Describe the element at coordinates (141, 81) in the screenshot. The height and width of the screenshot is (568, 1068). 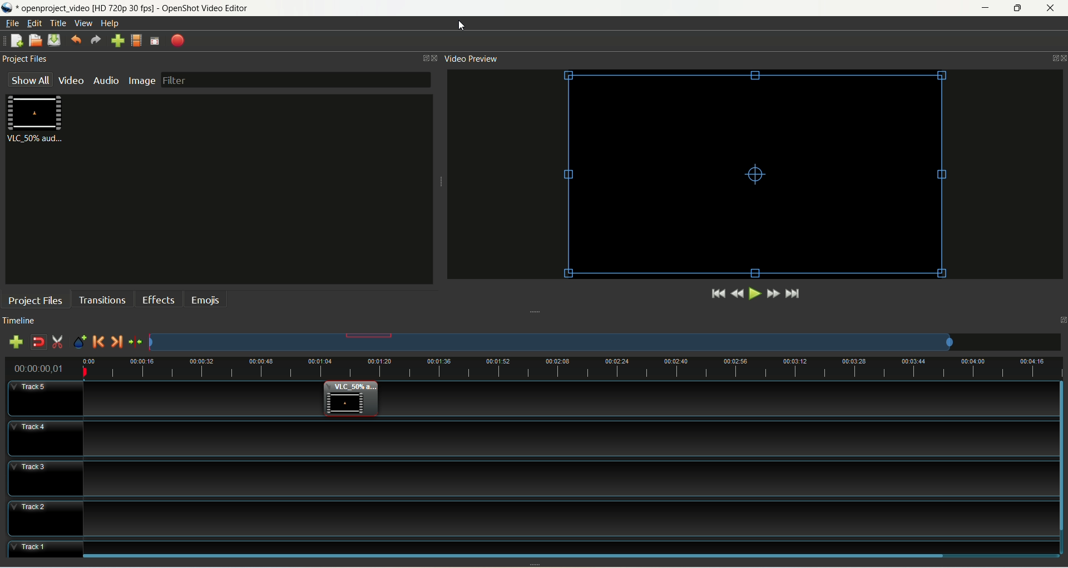
I see `image` at that location.